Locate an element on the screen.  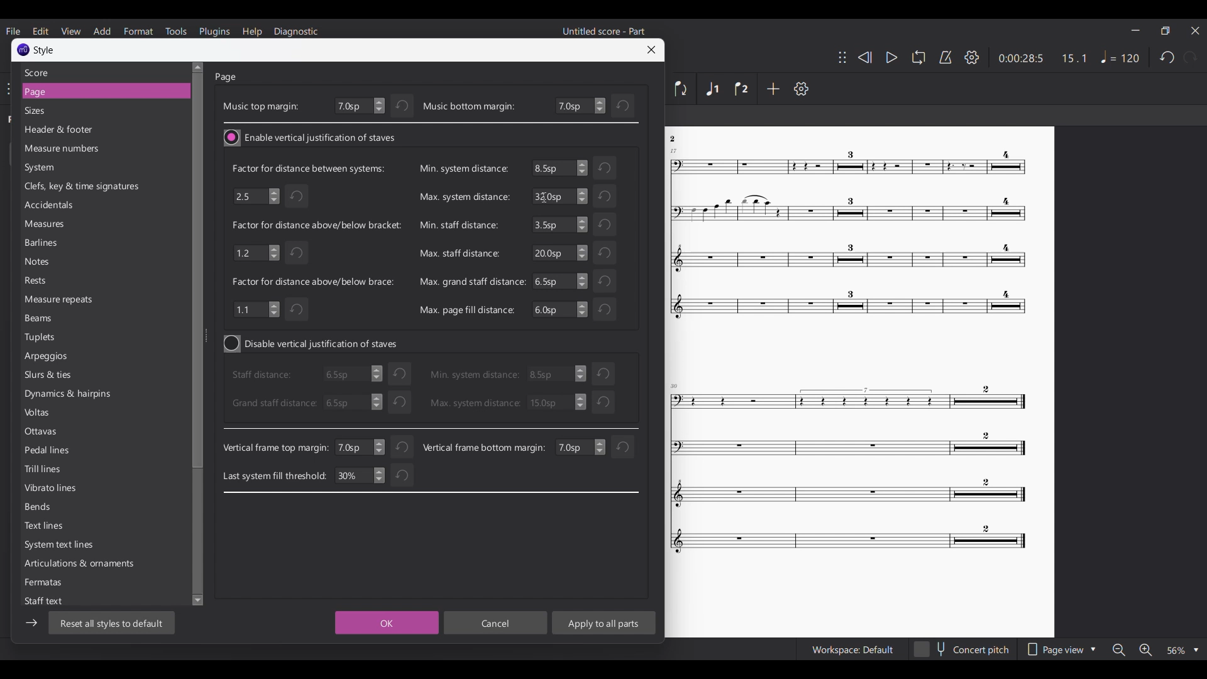
Sizes is located at coordinates (96, 111).